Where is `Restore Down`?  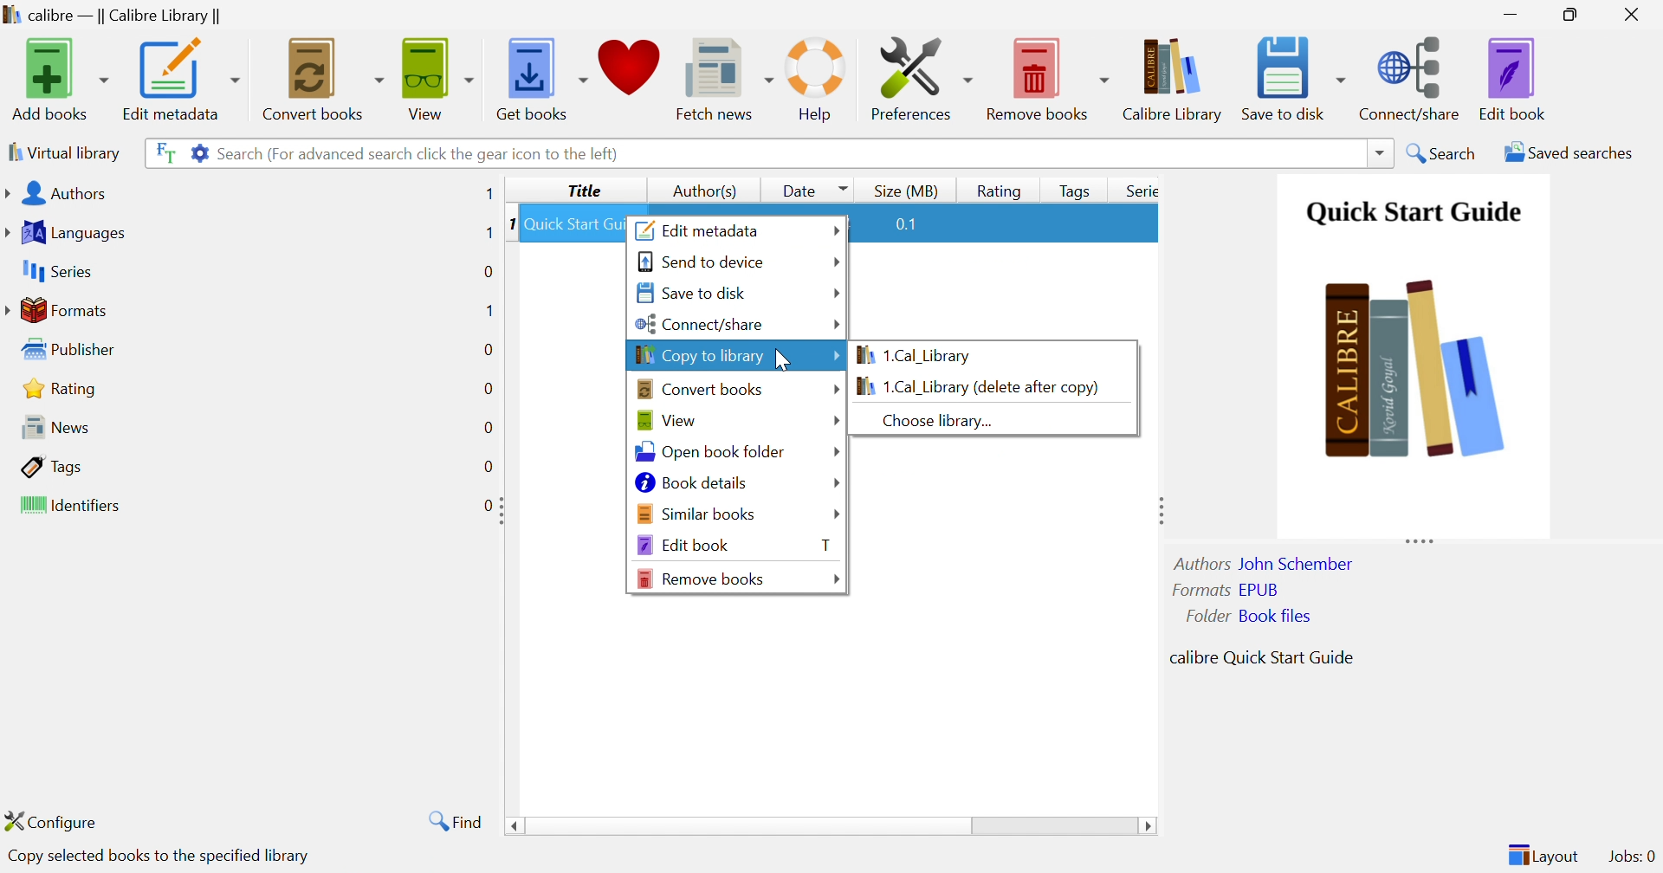 Restore Down is located at coordinates (1572, 13).